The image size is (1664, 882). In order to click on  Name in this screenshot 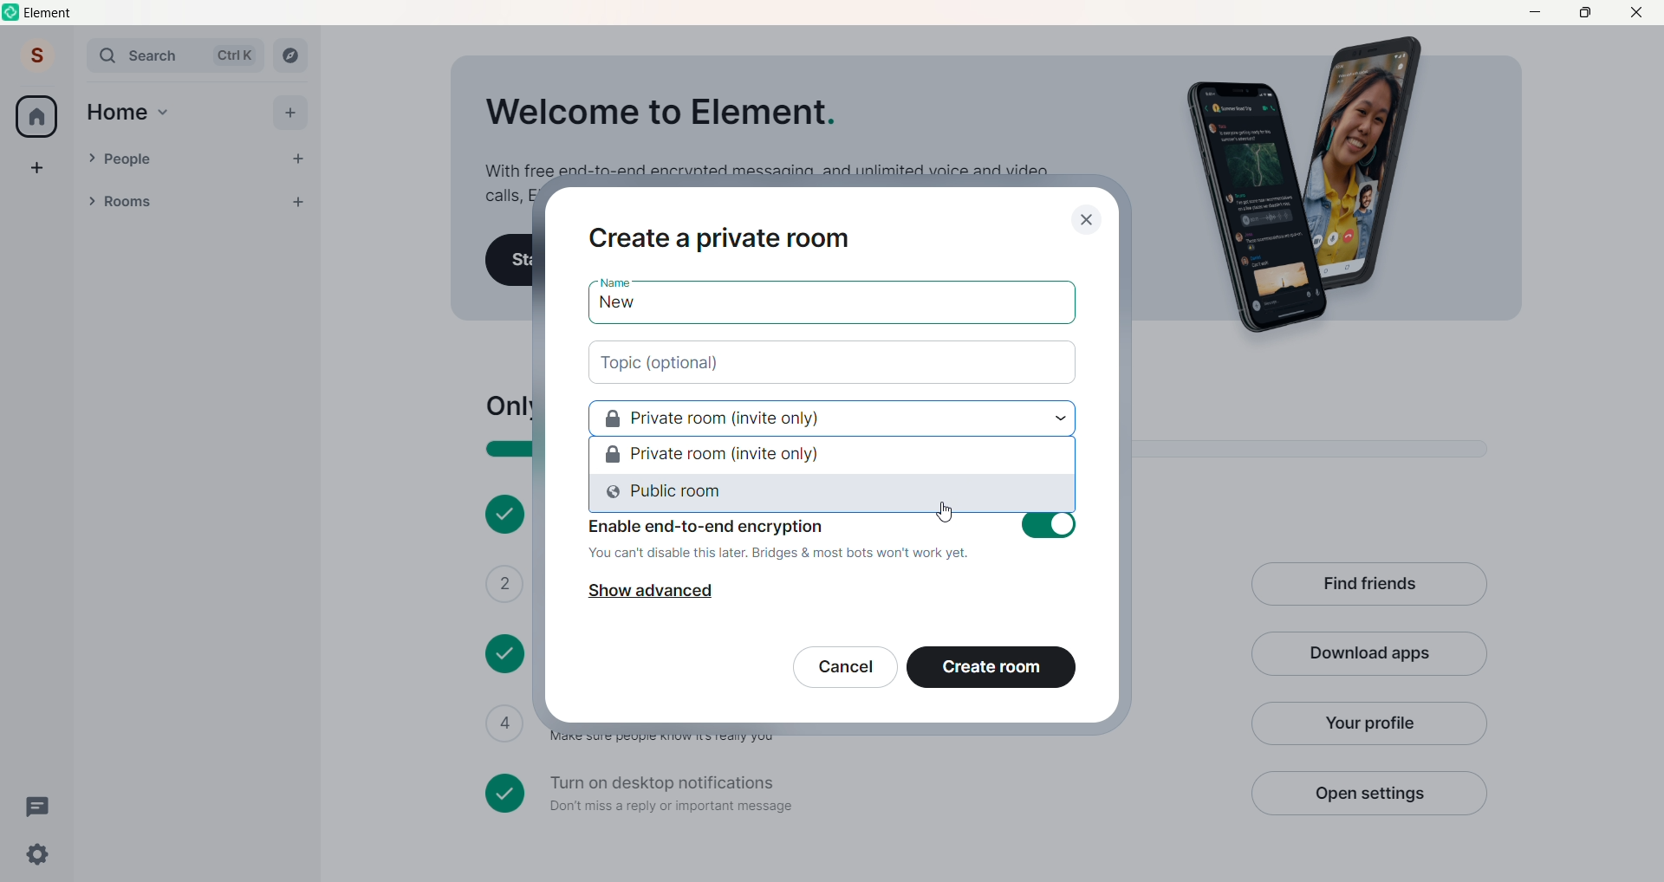, I will do `click(614, 282)`.